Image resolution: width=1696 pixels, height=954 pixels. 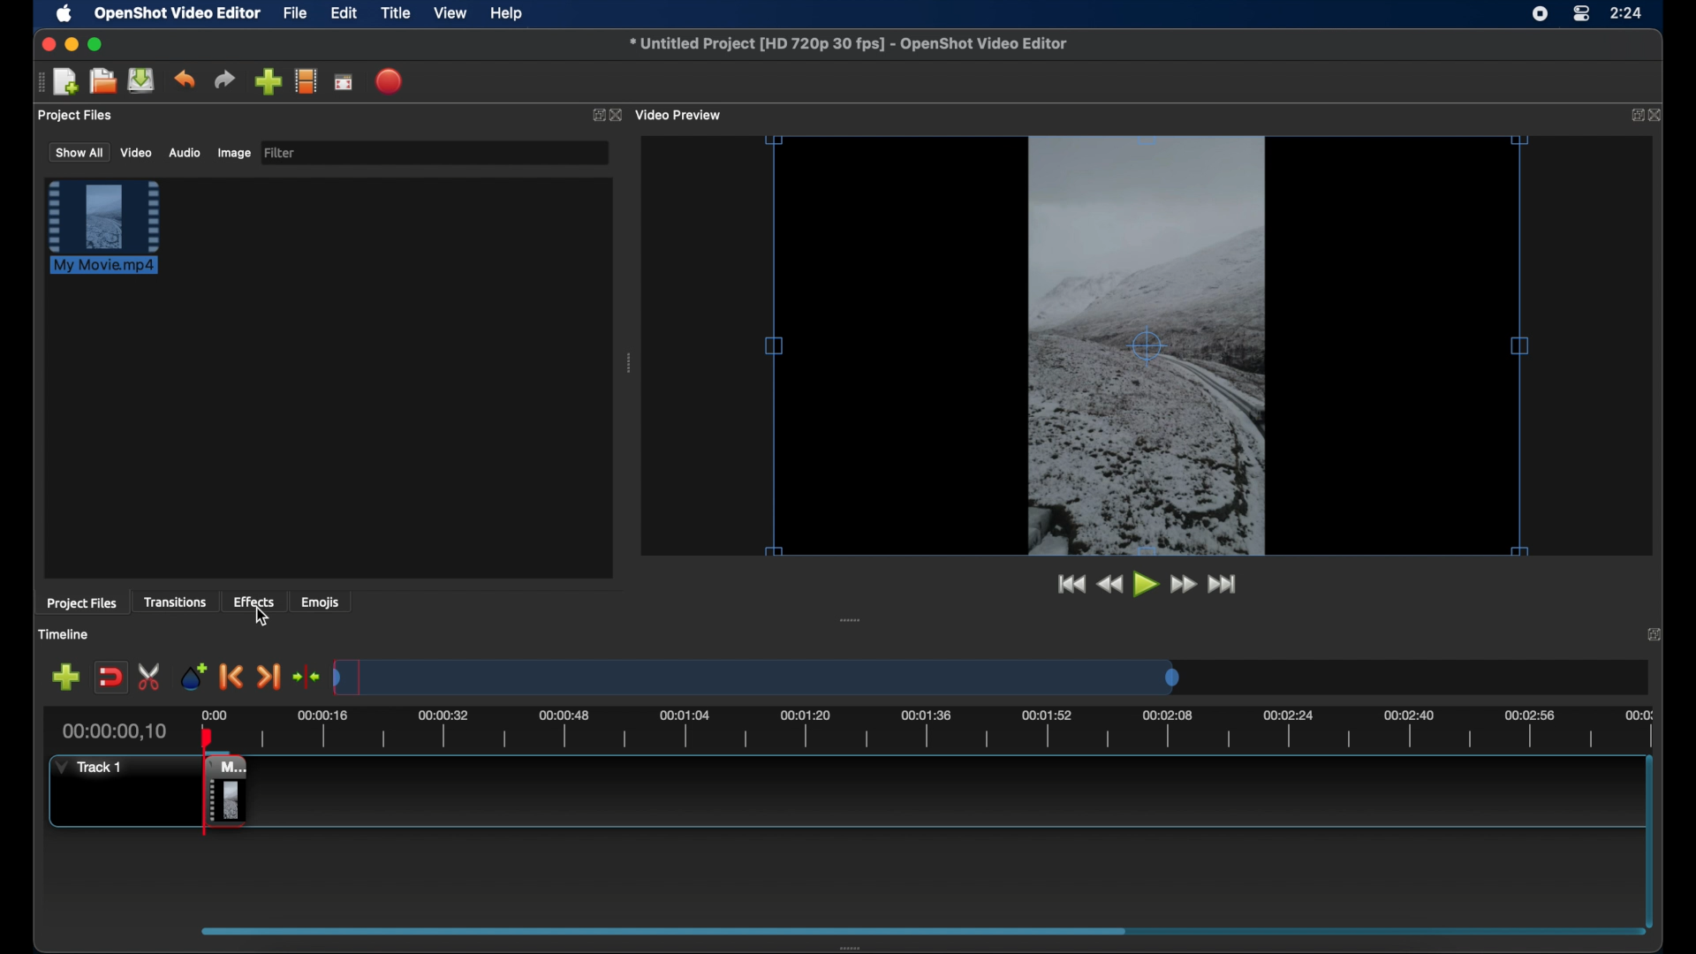 I want to click on emojis, so click(x=322, y=602).